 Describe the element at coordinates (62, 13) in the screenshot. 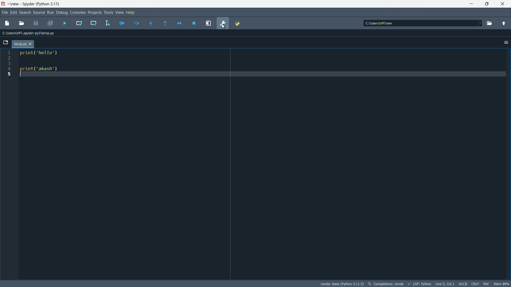

I see `debug menu` at that location.